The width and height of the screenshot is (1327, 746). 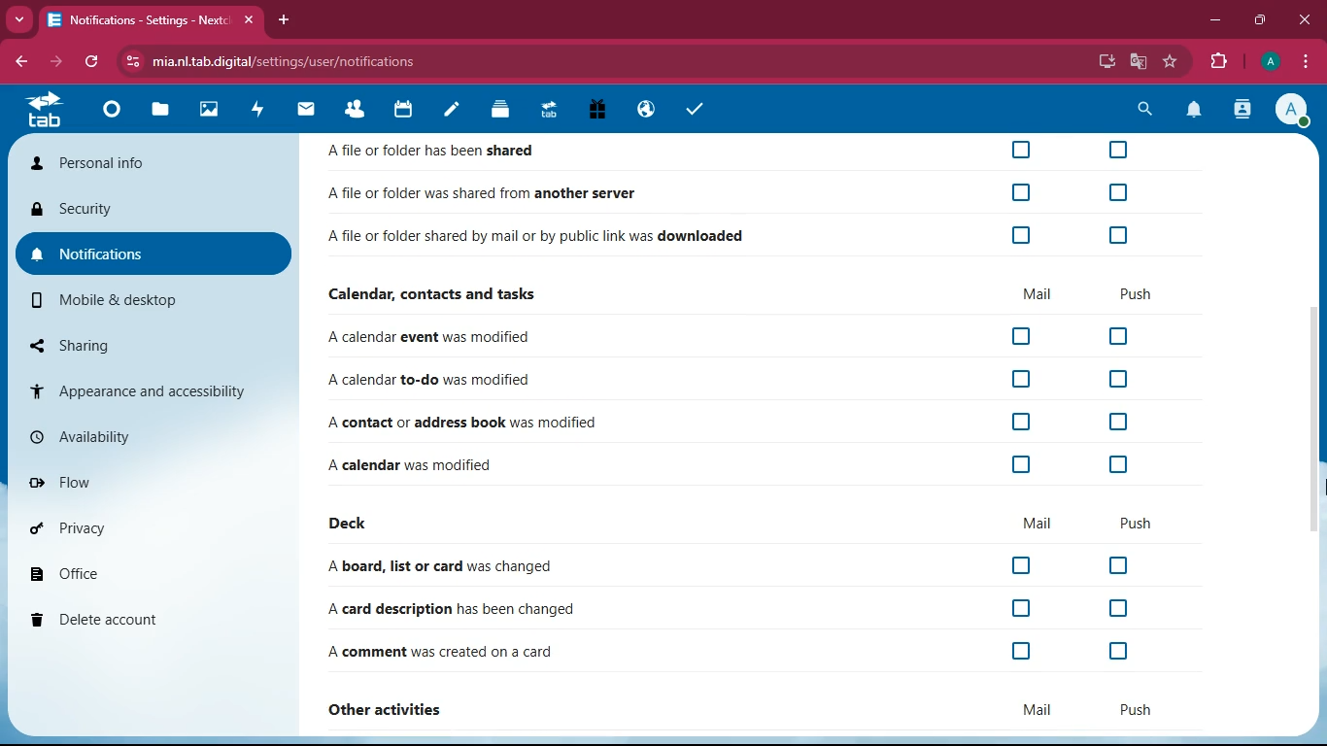 What do you see at coordinates (480, 193) in the screenshot?
I see `Afile or folder was shared from another server` at bounding box center [480, 193].